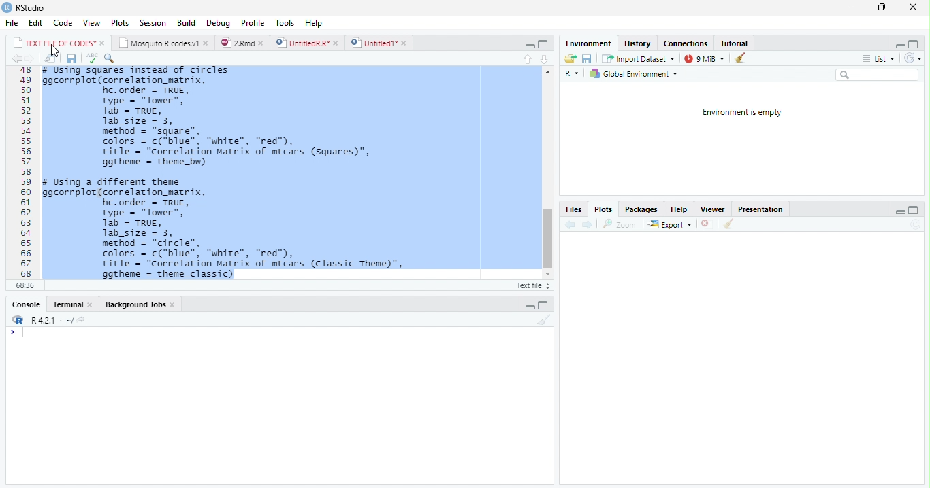 This screenshot has height=488, width=930. Describe the element at coordinates (588, 59) in the screenshot. I see `save` at that location.